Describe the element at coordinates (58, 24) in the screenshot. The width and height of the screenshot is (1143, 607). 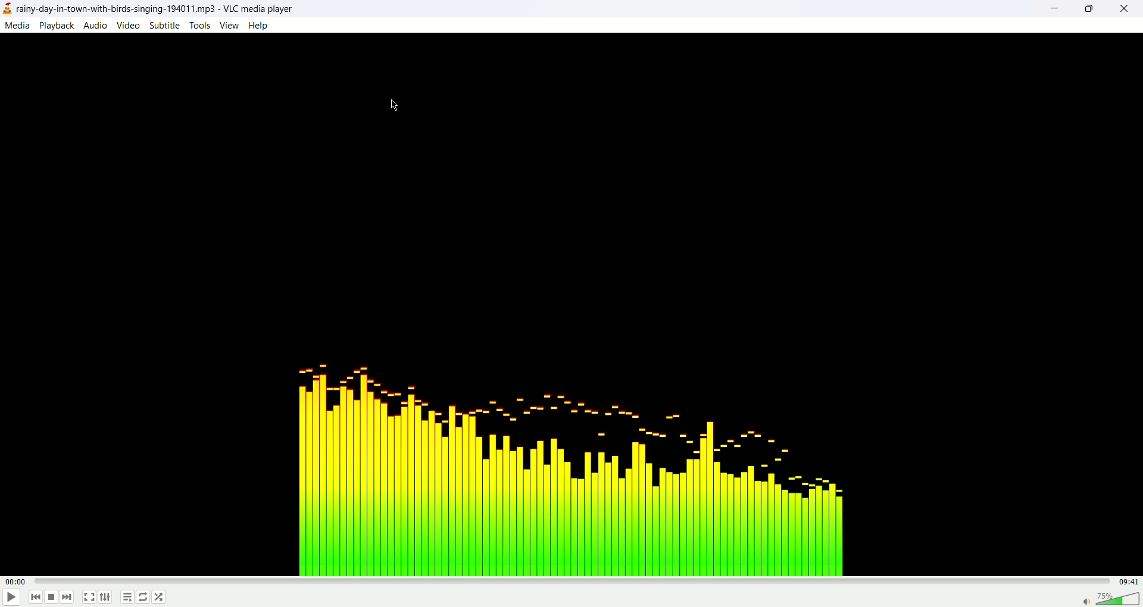
I see `playback` at that location.